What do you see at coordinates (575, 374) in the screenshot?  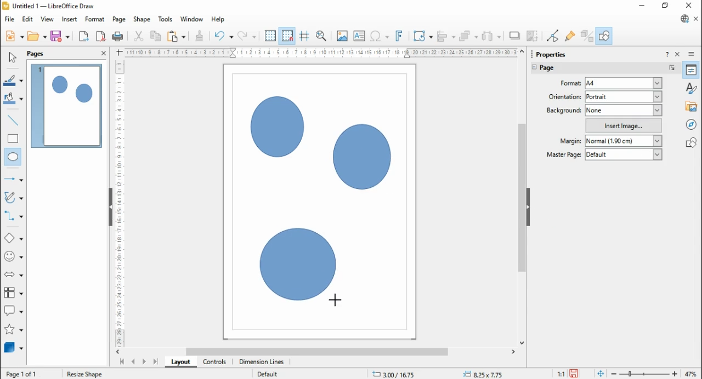 I see `save` at bounding box center [575, 374].